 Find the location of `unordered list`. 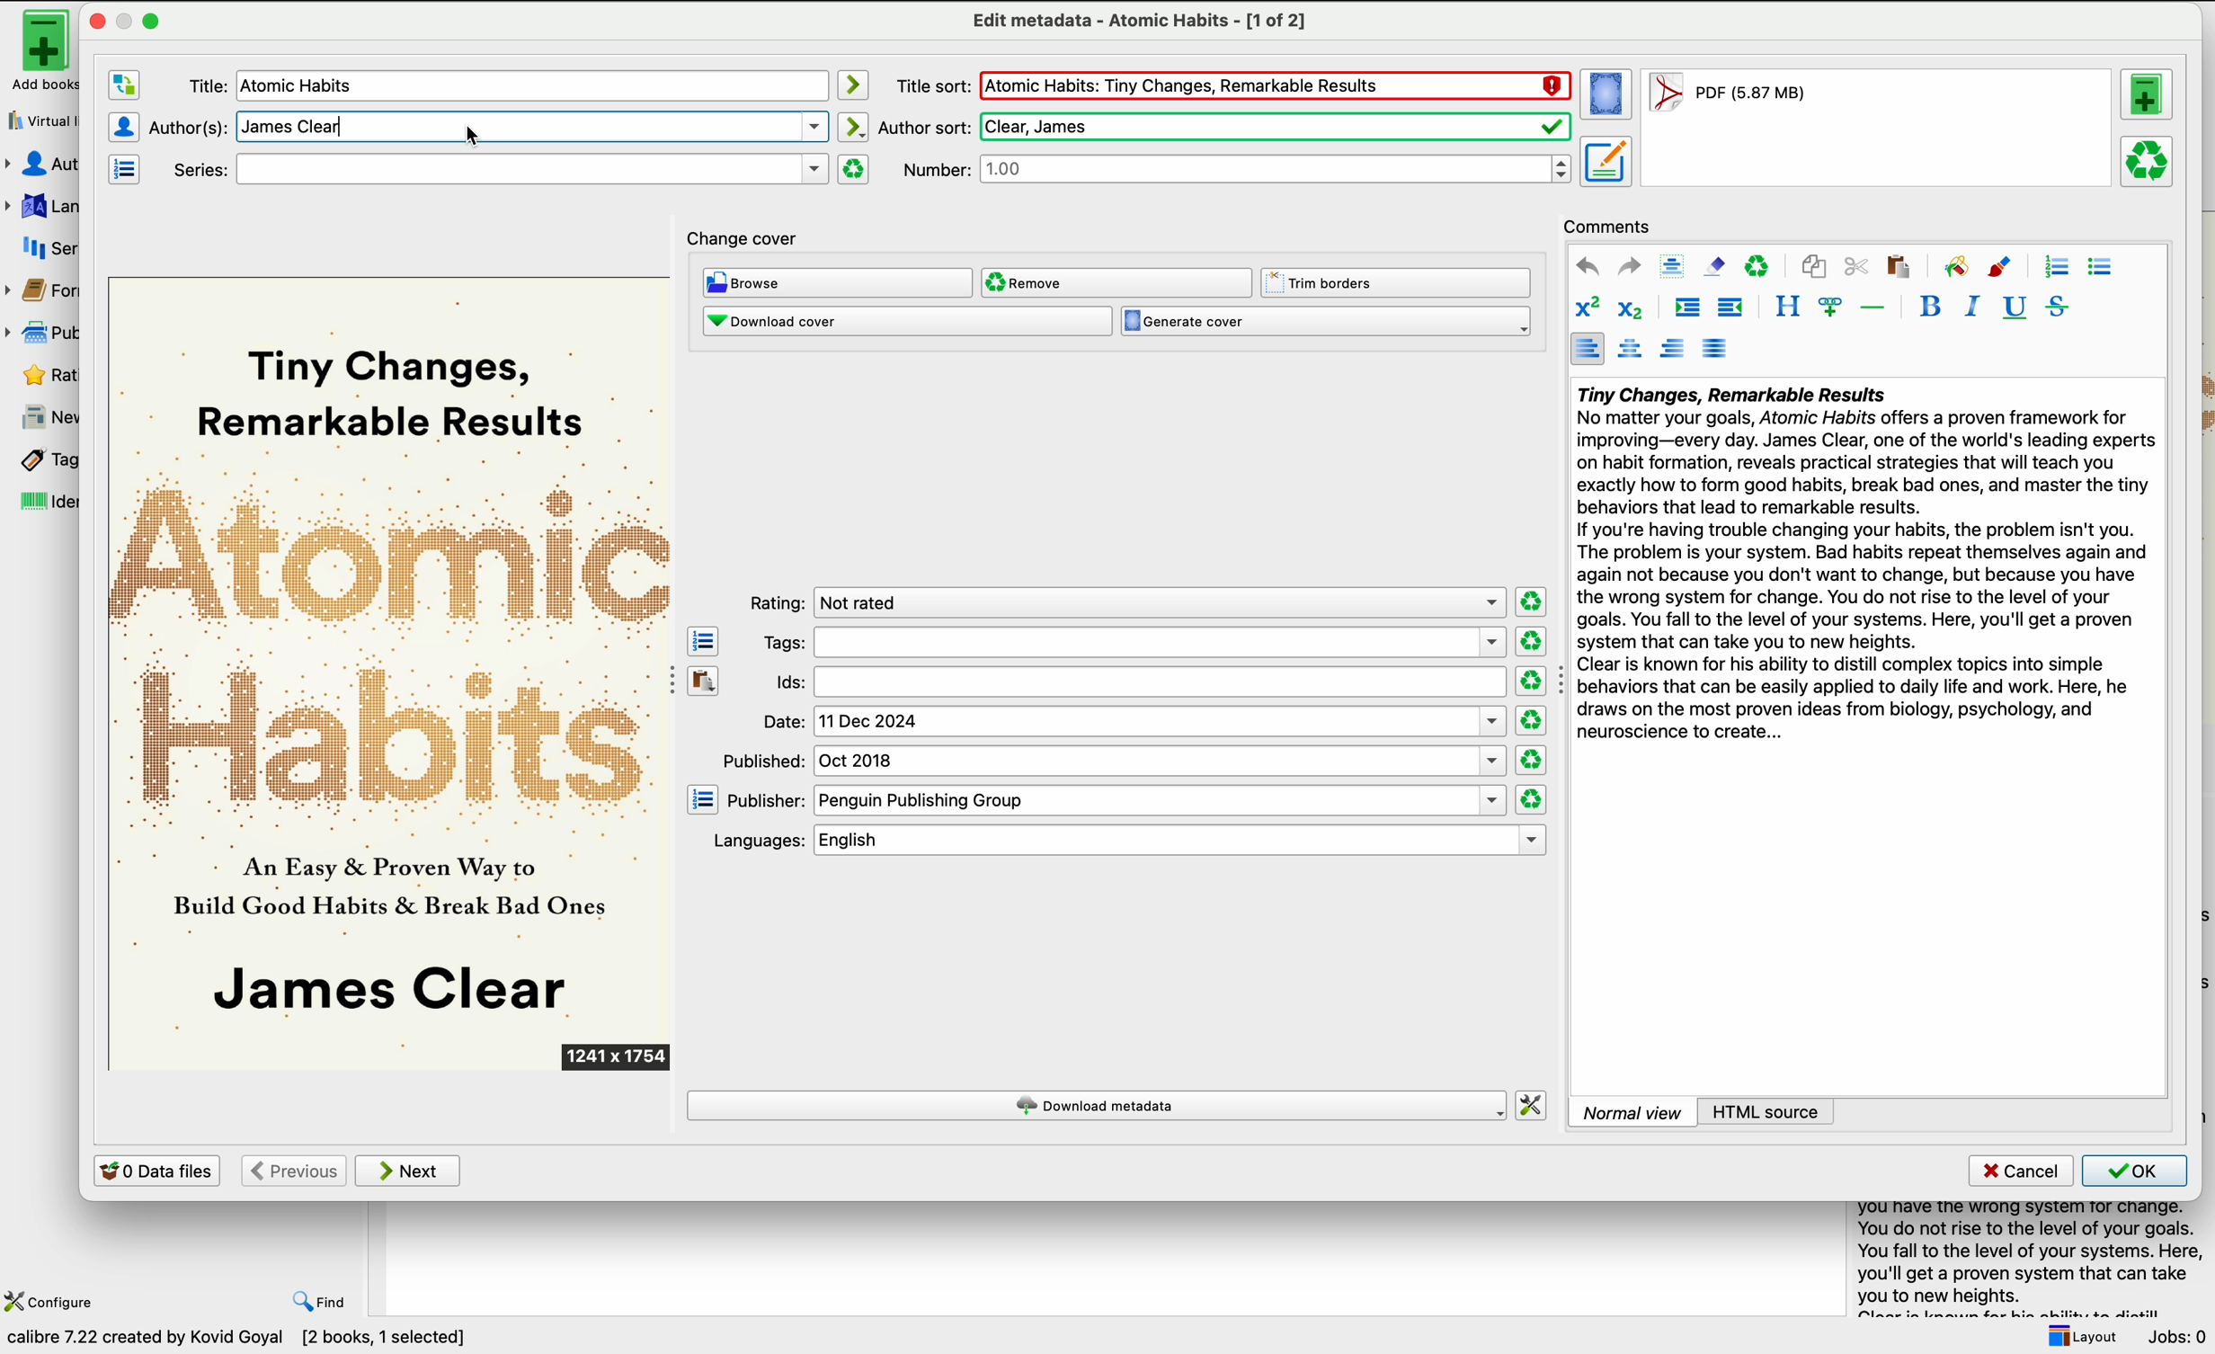

unordered list is located at coordinates (2102, 268).